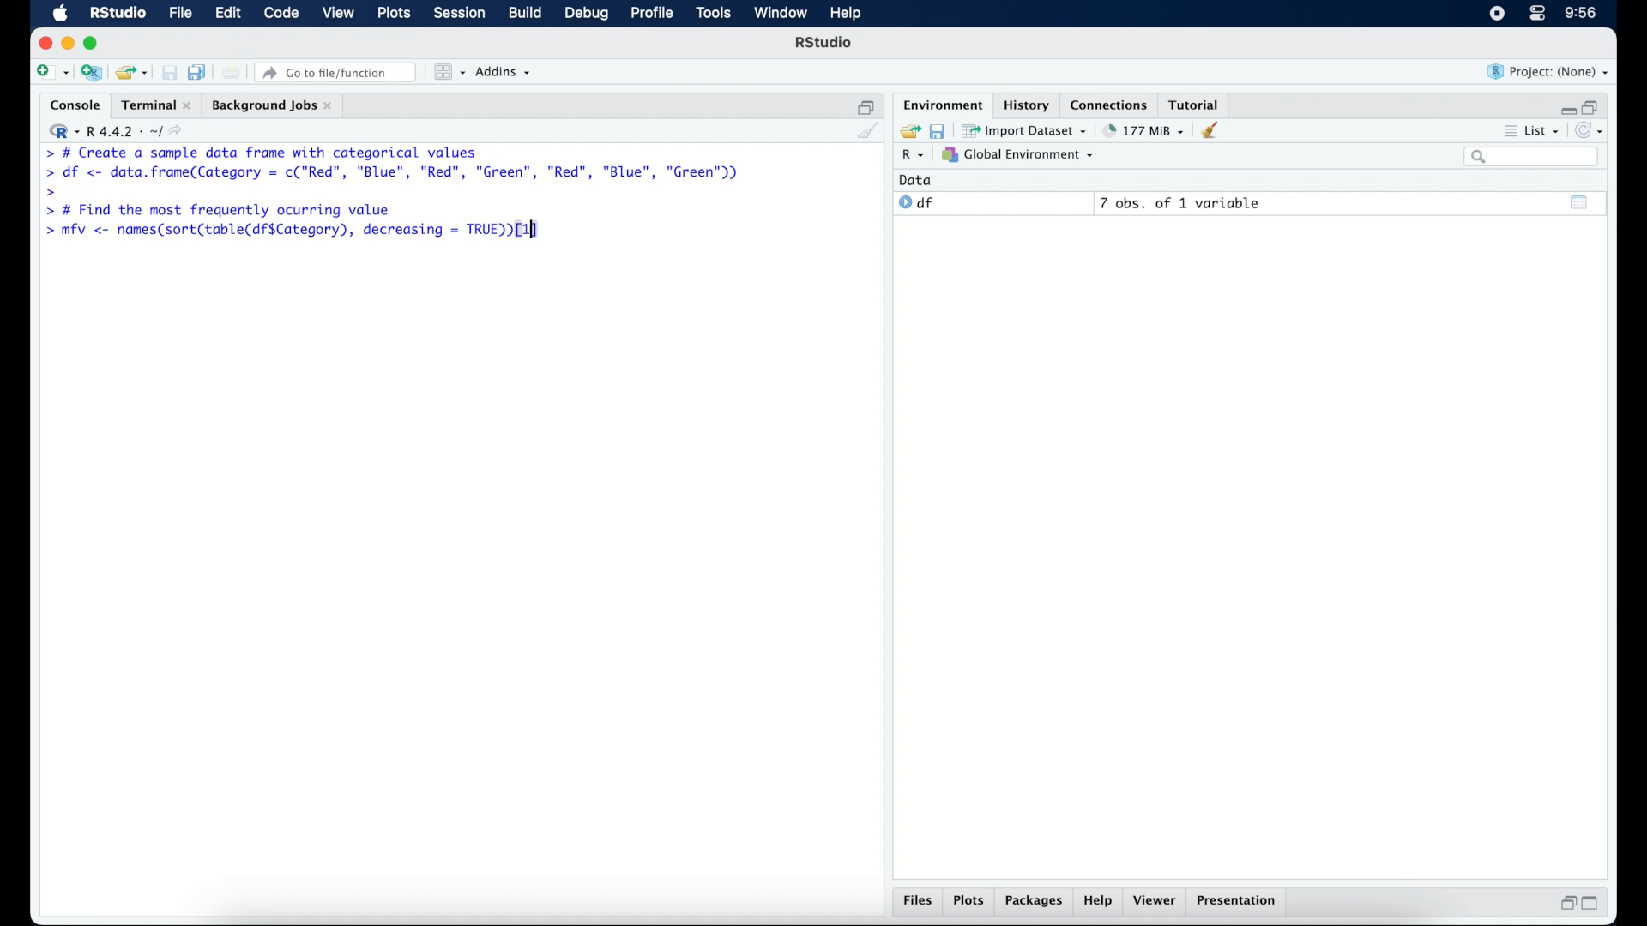 The width and height of the screenshot is (1647, 926). Describe the element at coordinates (1026, 129) in the screenshot. I see `import dataset` at that location.